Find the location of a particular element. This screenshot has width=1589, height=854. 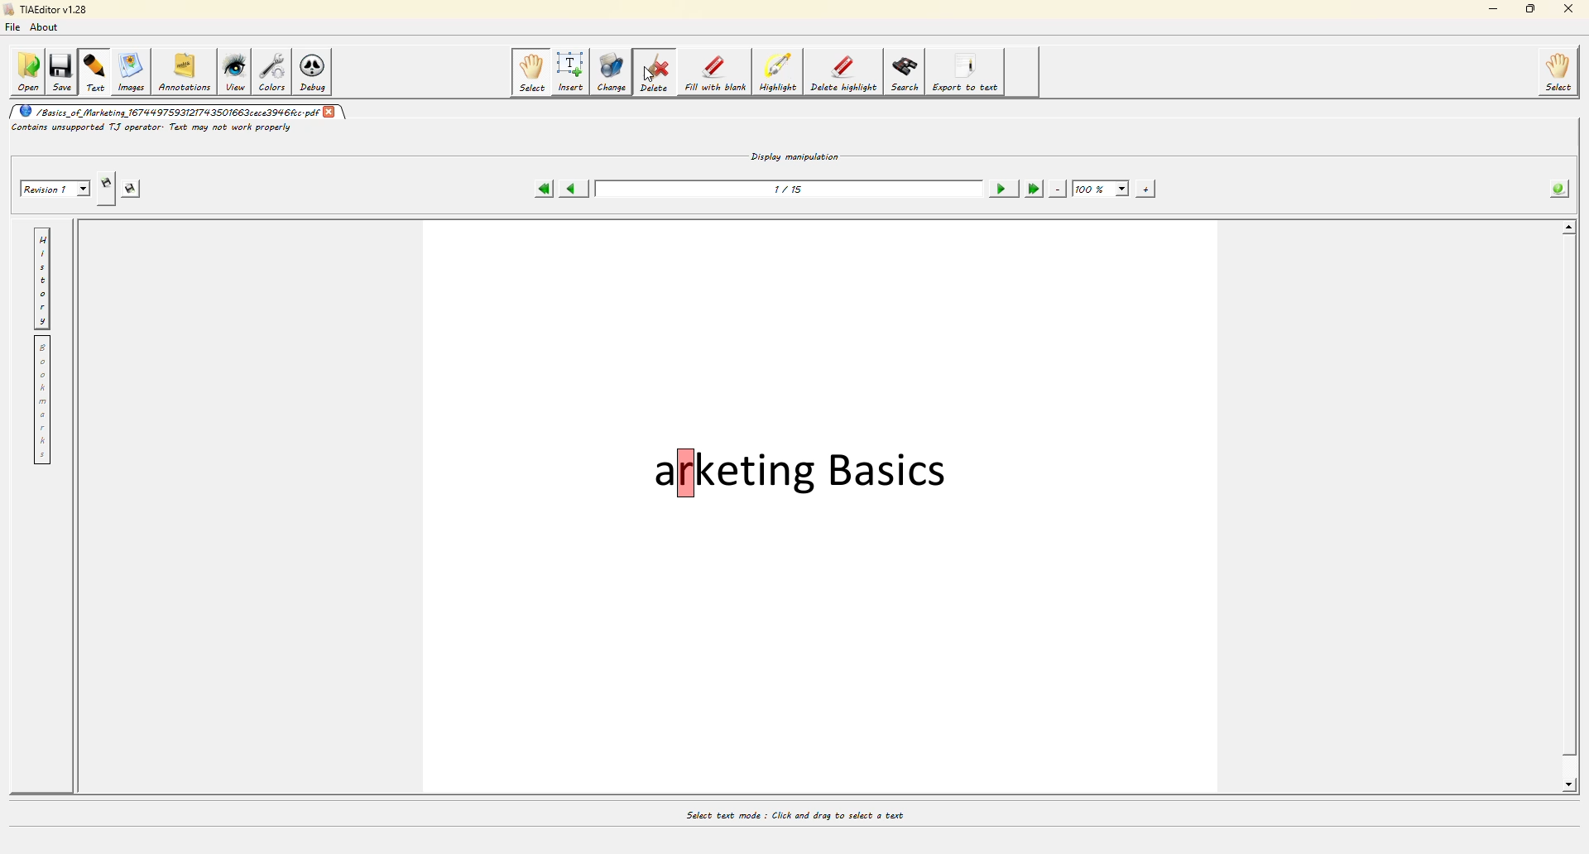

TIAEDITOR v1.28 is located at coordinates (46, 11).